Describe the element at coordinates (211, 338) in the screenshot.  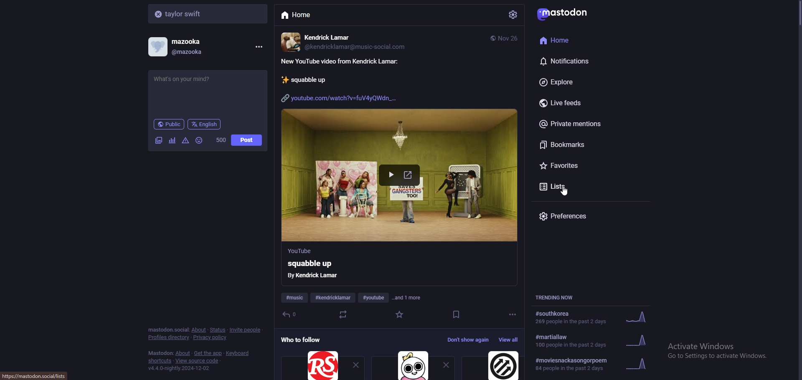
I see `privacy policy` at that location.